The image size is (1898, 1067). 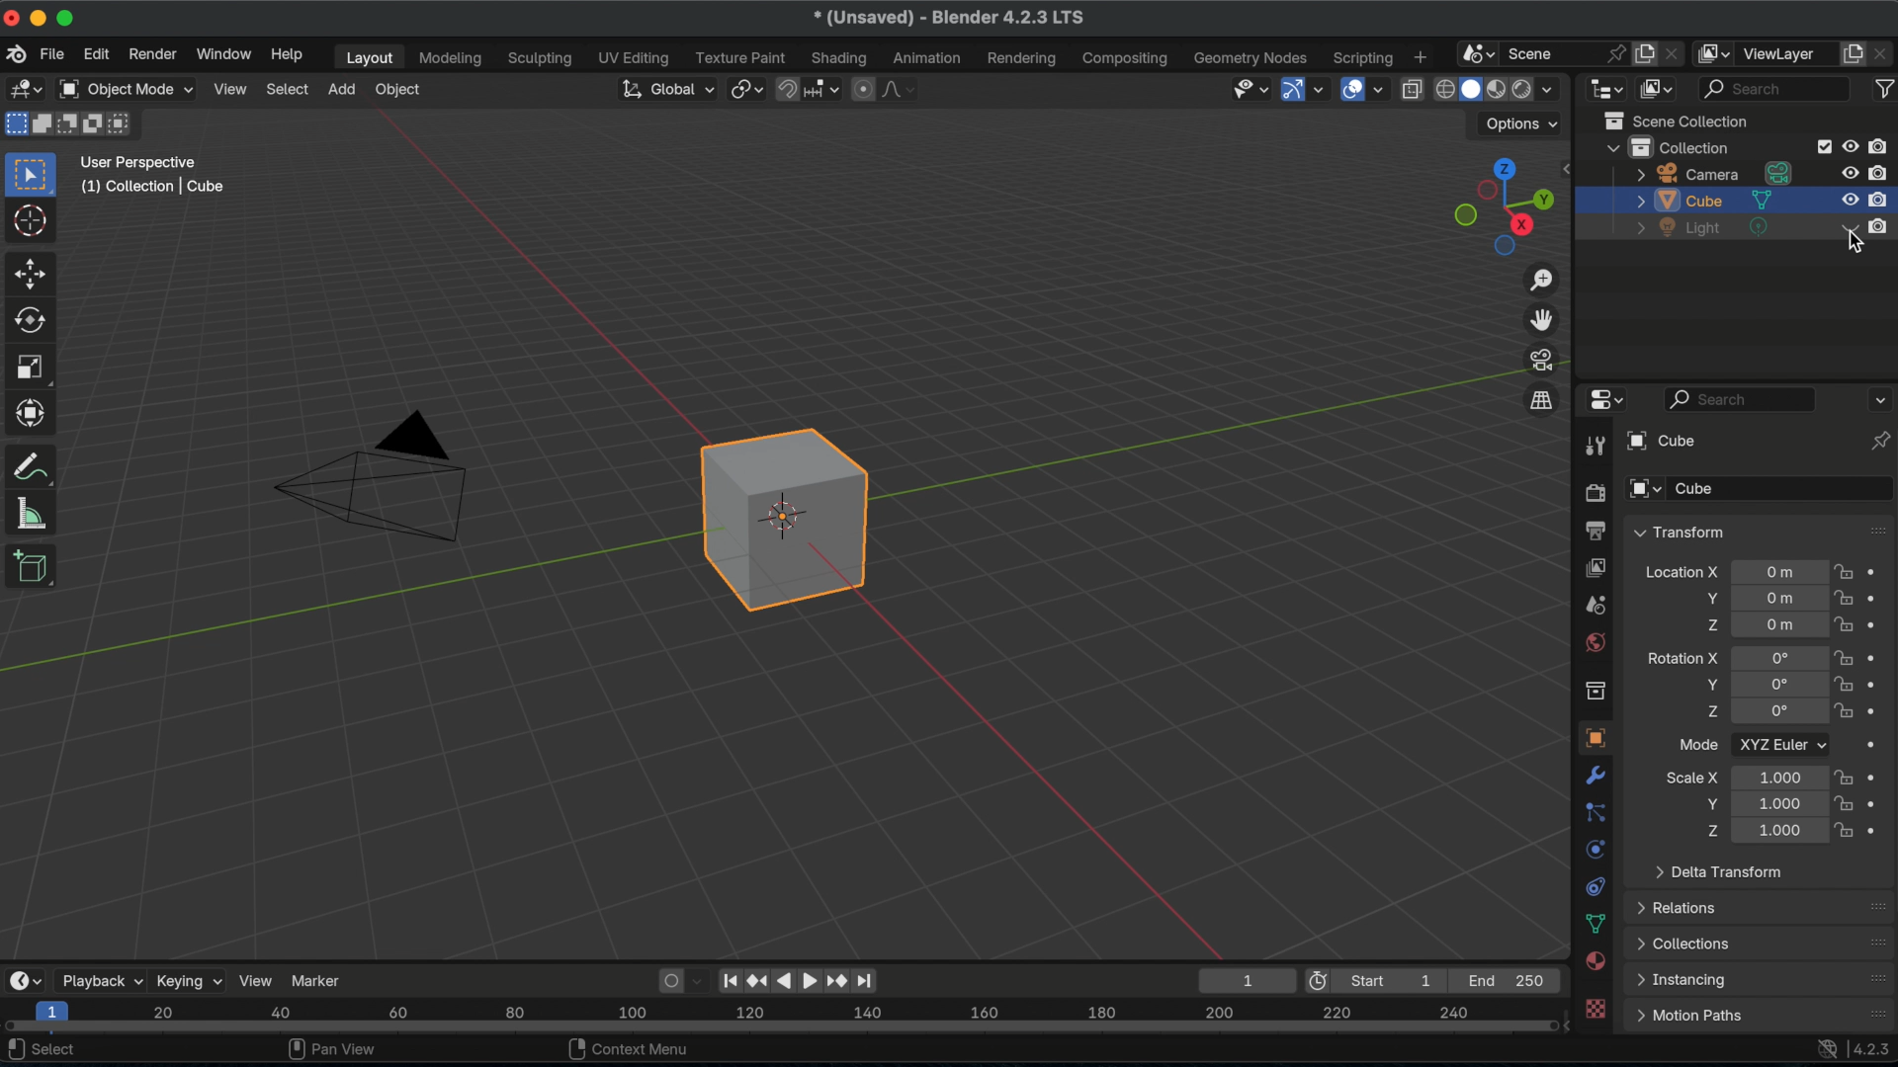 I want to click on disable in renders, so click(x=1880, y=225).